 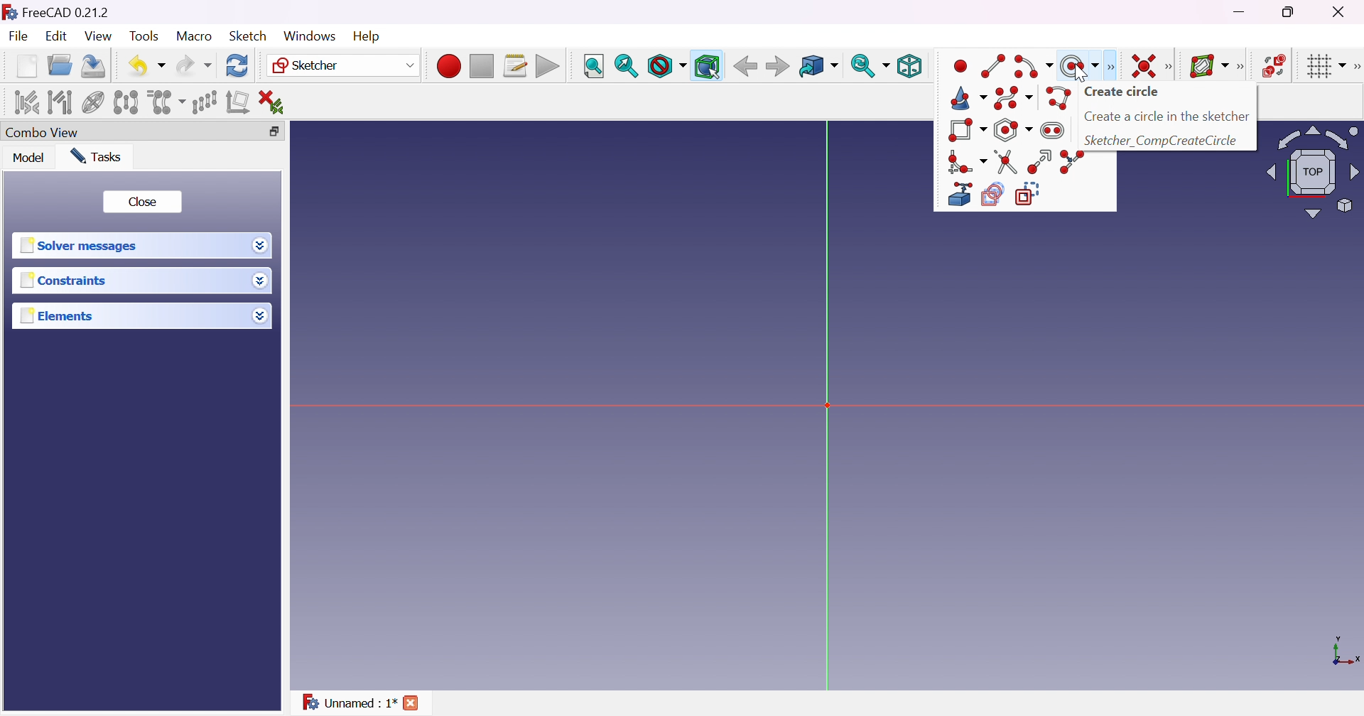 What do you see at coordinates (310, 36) in the screenshot?
I see `Windows` at bounding box center [310, 36].